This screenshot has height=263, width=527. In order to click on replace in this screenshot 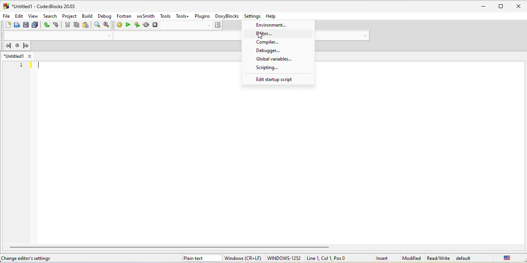, I will do `click(106, 24)`.